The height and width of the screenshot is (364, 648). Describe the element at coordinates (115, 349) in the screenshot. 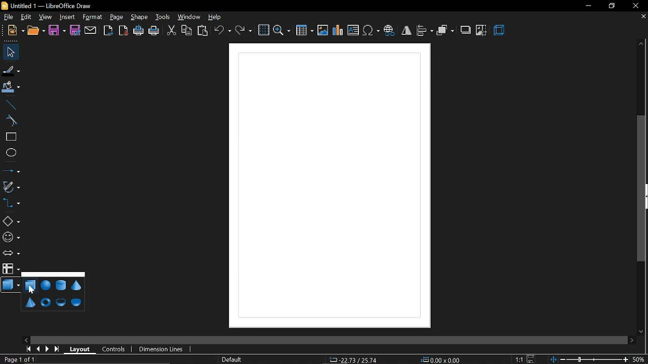

I see `controls` at that location.